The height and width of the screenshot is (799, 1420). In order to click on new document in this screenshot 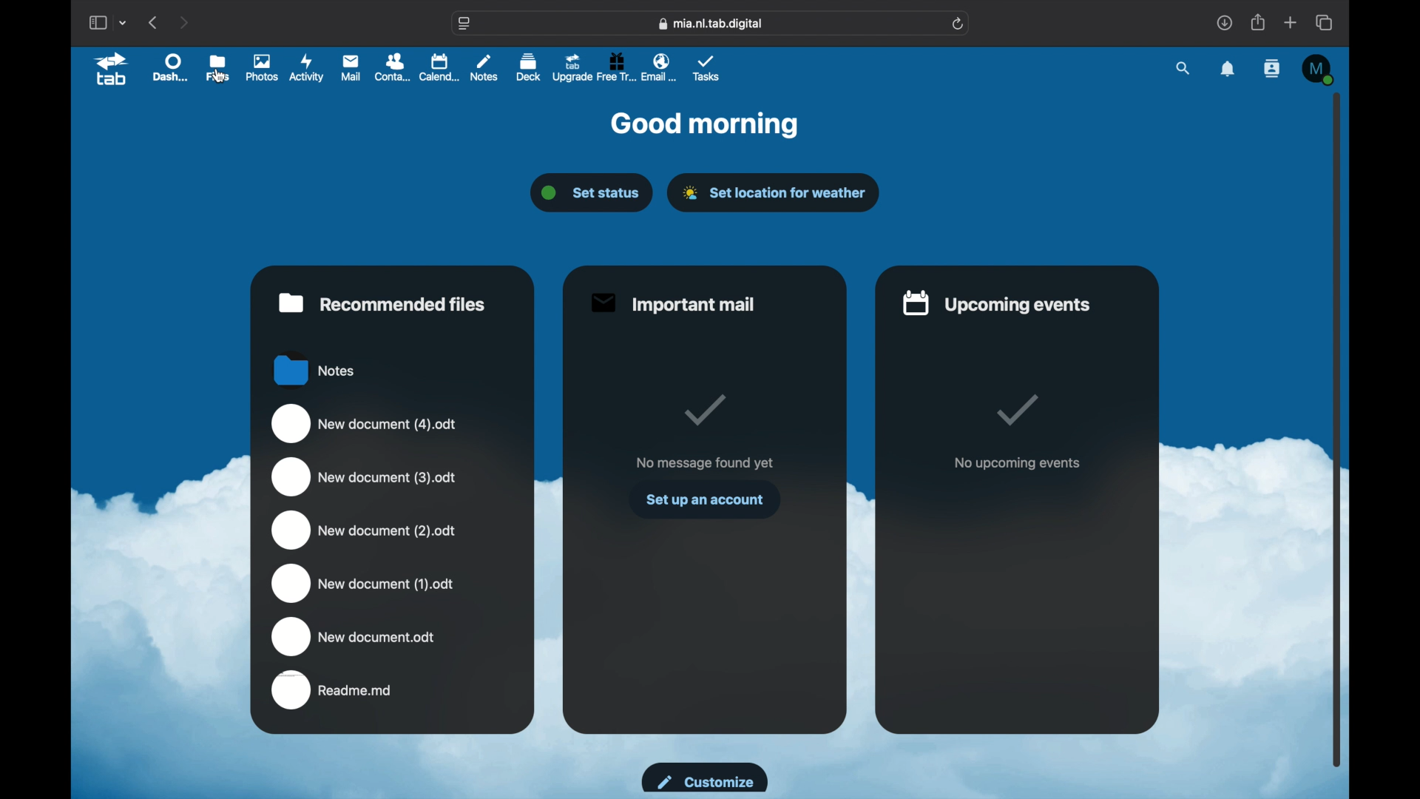, I will do `click(365, 424)`.